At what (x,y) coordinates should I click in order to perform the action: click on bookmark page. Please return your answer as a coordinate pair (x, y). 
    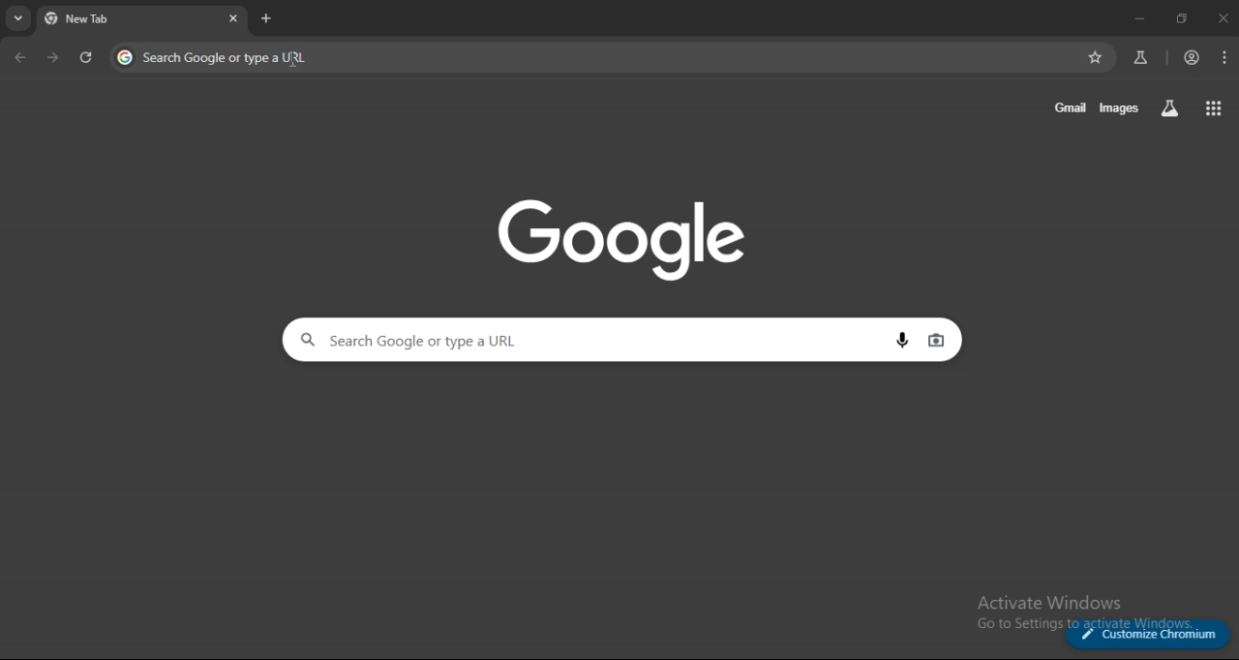
    Looking at the image, I should click on (1096, 56).